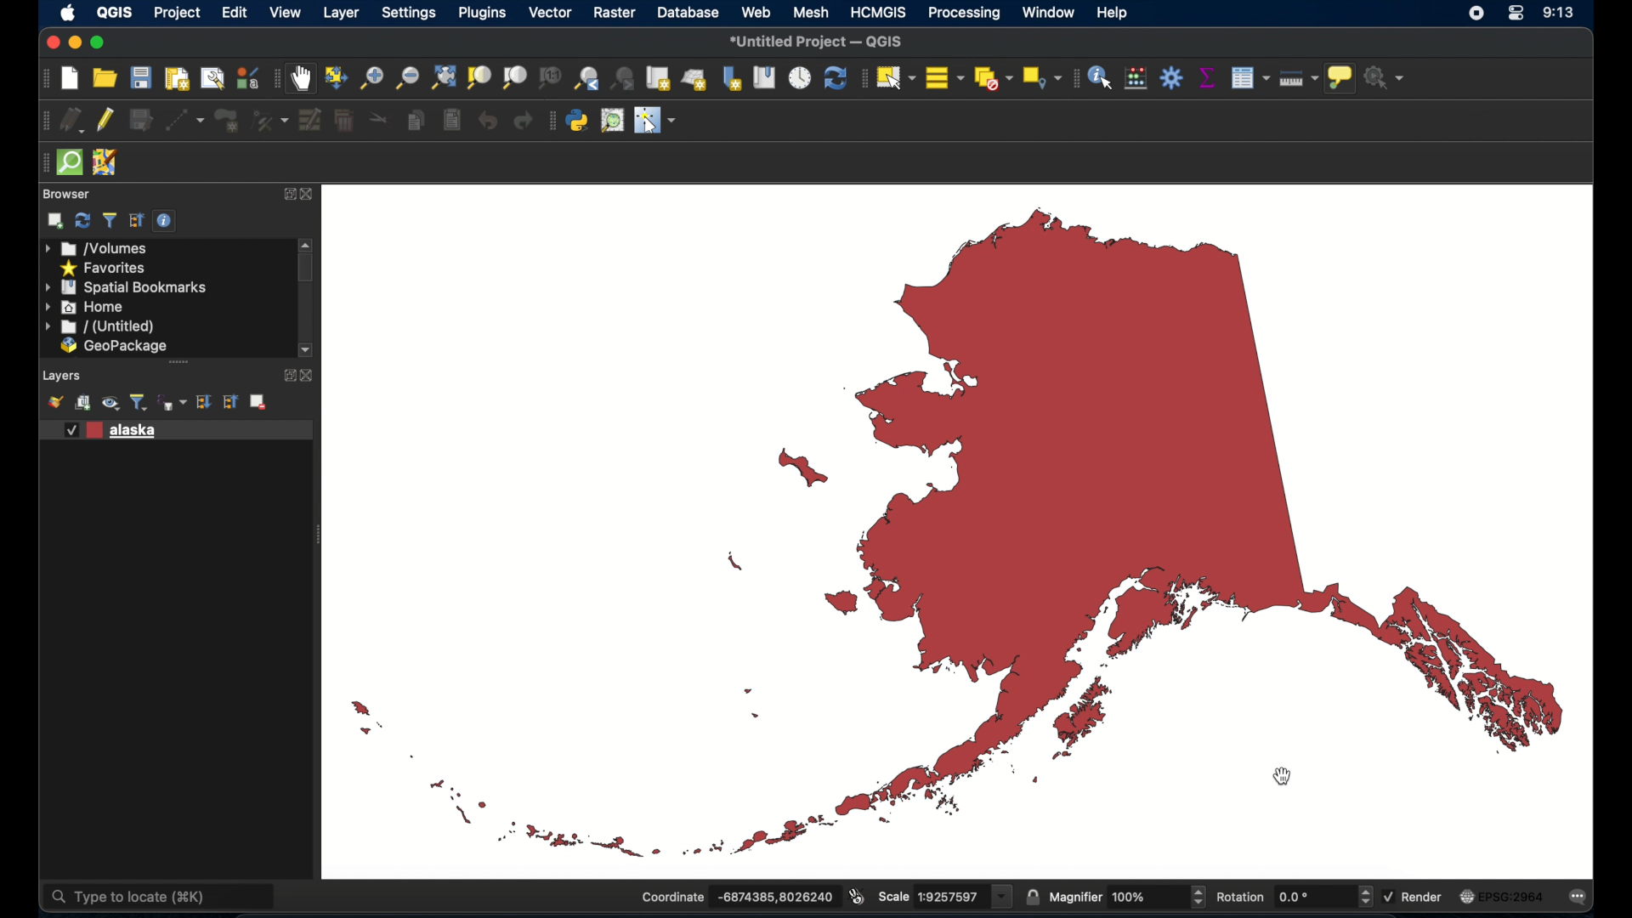 The image size is (1632, 918). Describe the element at coordinates (167, 224) in the screenshot. I see `enable/disable properties widget` at that location.